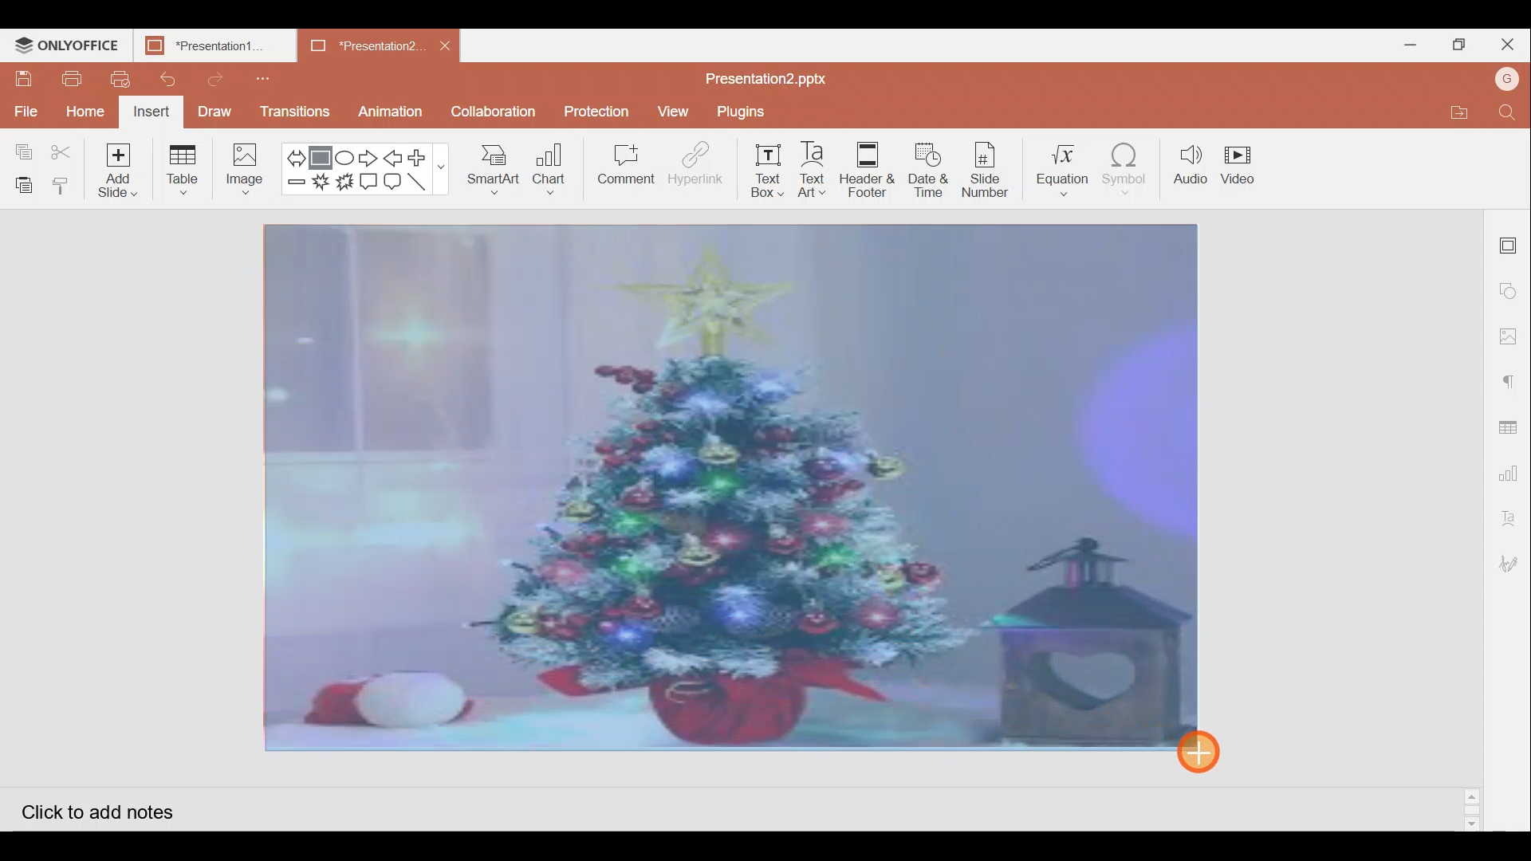  Describe the element at coordinates (494, 112) in the screenshot. I see `Collaboration` at that location.